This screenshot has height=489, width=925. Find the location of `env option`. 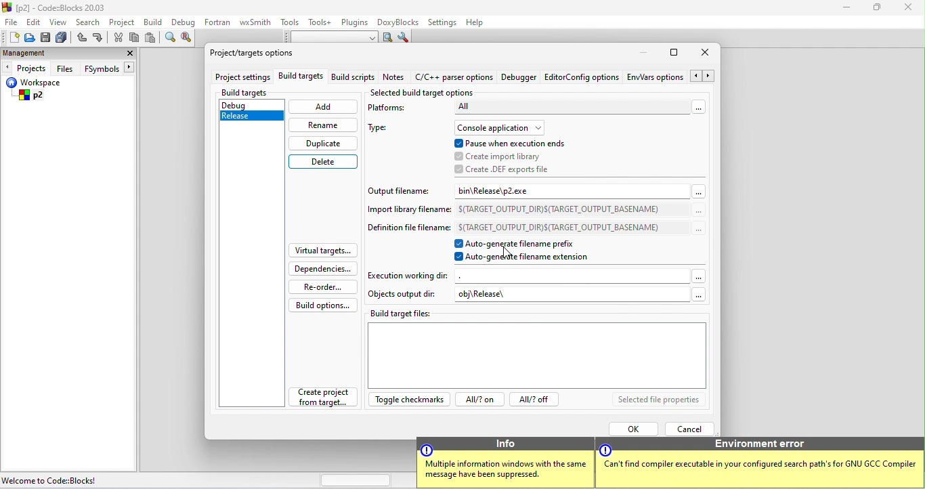

env option is located at coordinates (670, 78).